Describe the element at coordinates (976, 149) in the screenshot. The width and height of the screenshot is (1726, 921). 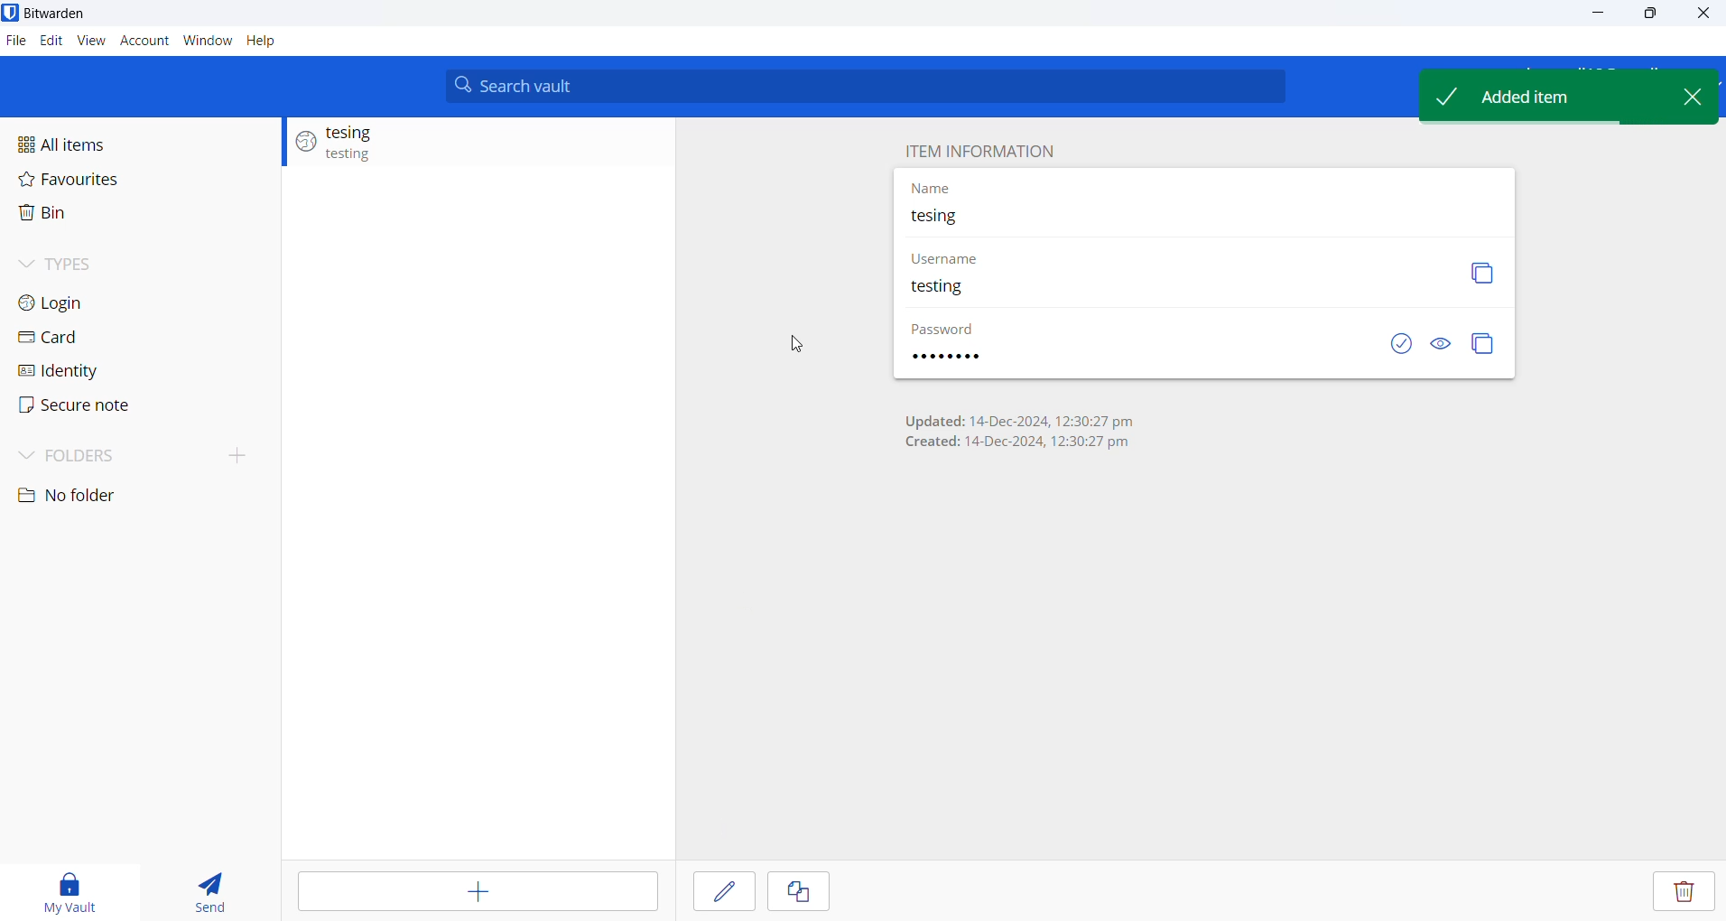
I see `ITEM INFORMATION` at that location.